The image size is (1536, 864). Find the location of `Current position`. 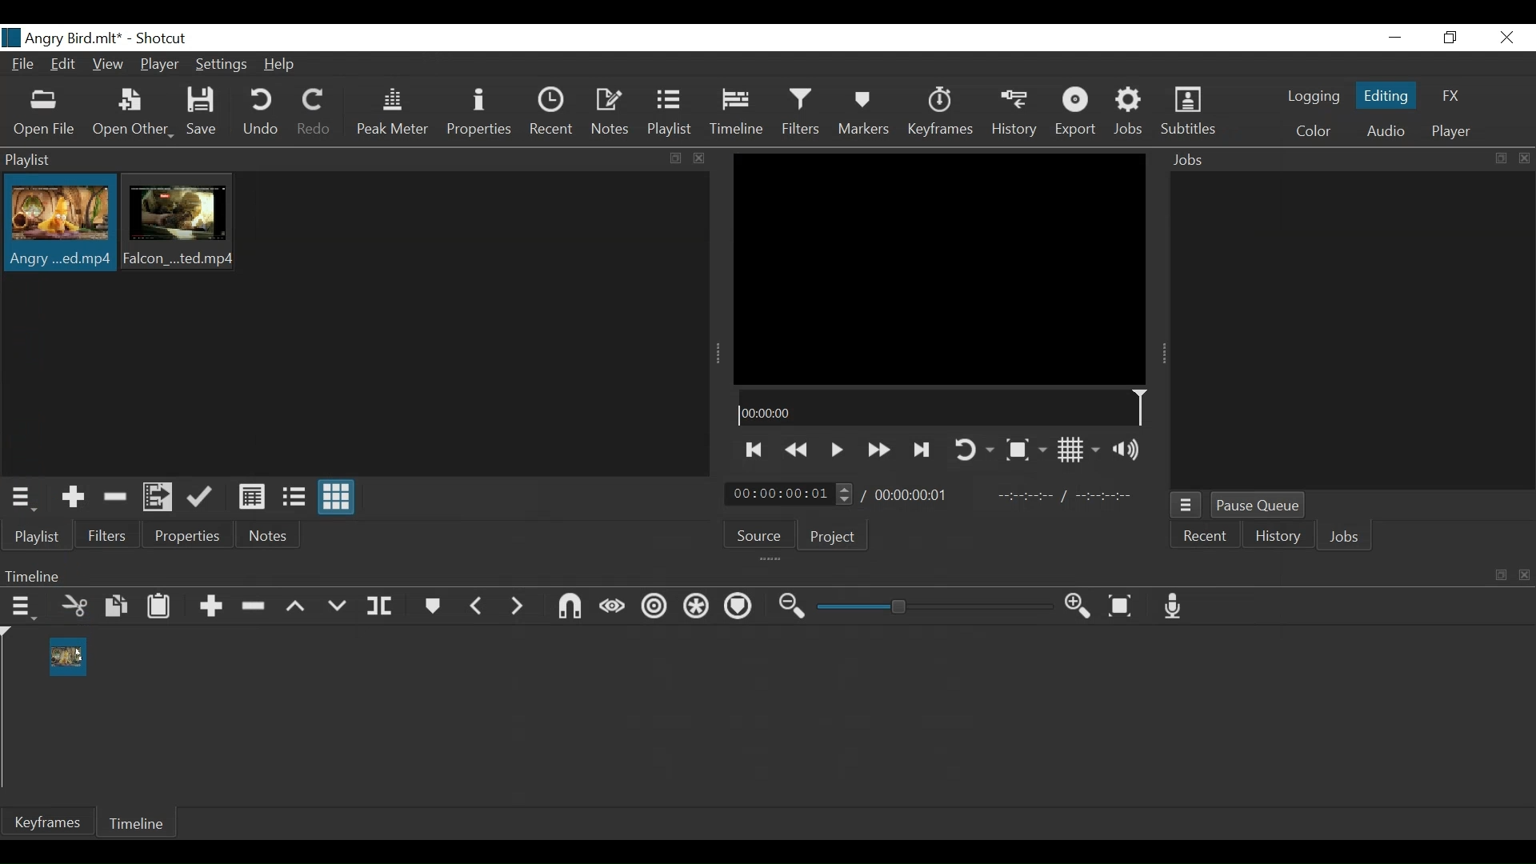

Current position is located at coordinates (791, 494).